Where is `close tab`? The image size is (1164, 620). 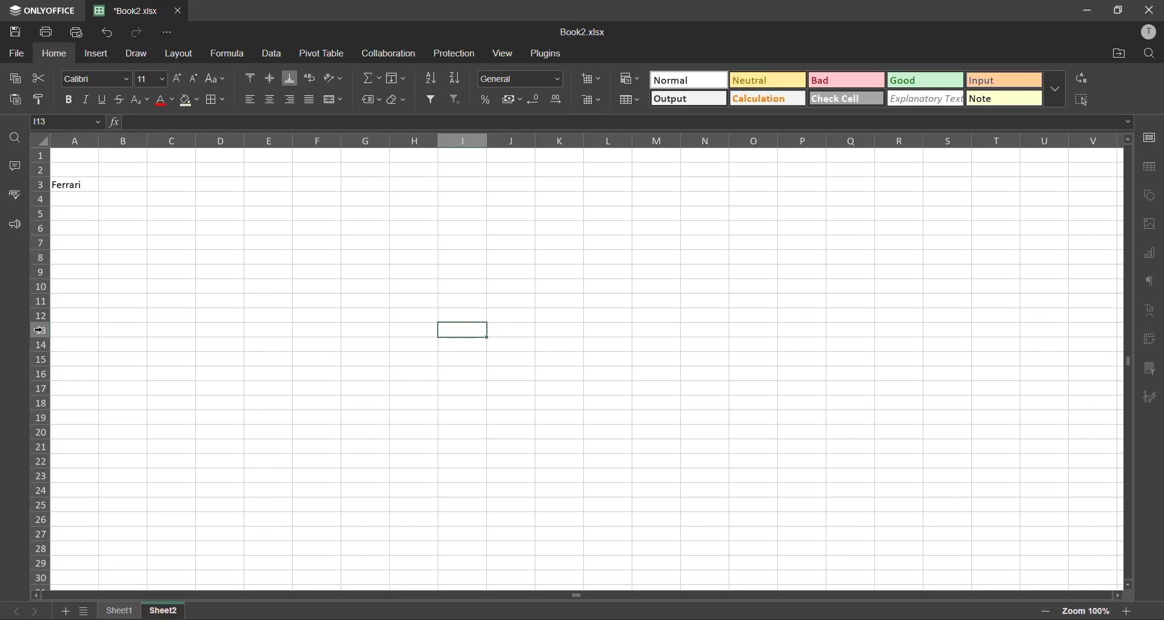
close tab is located at coordinates (181, 11).